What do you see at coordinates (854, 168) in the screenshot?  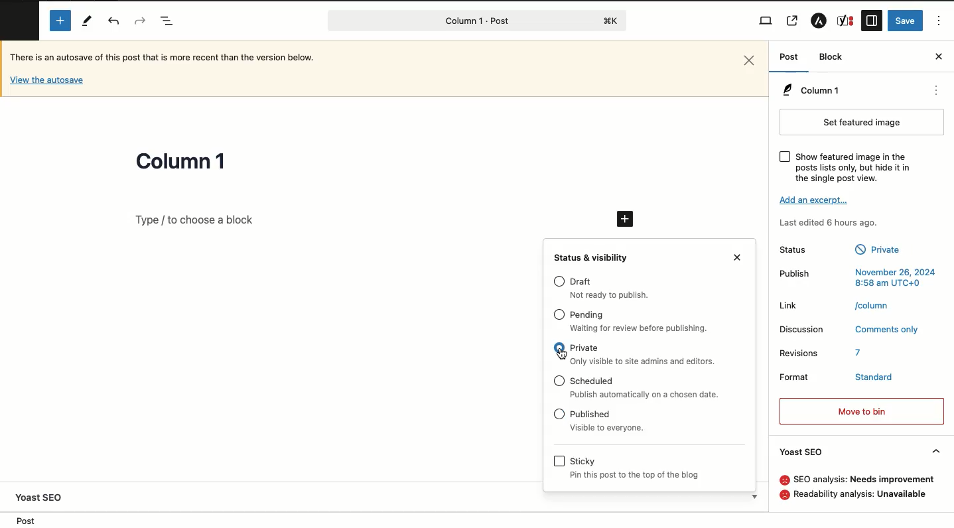 I see `show featured image` at bounding box center [854, 168].